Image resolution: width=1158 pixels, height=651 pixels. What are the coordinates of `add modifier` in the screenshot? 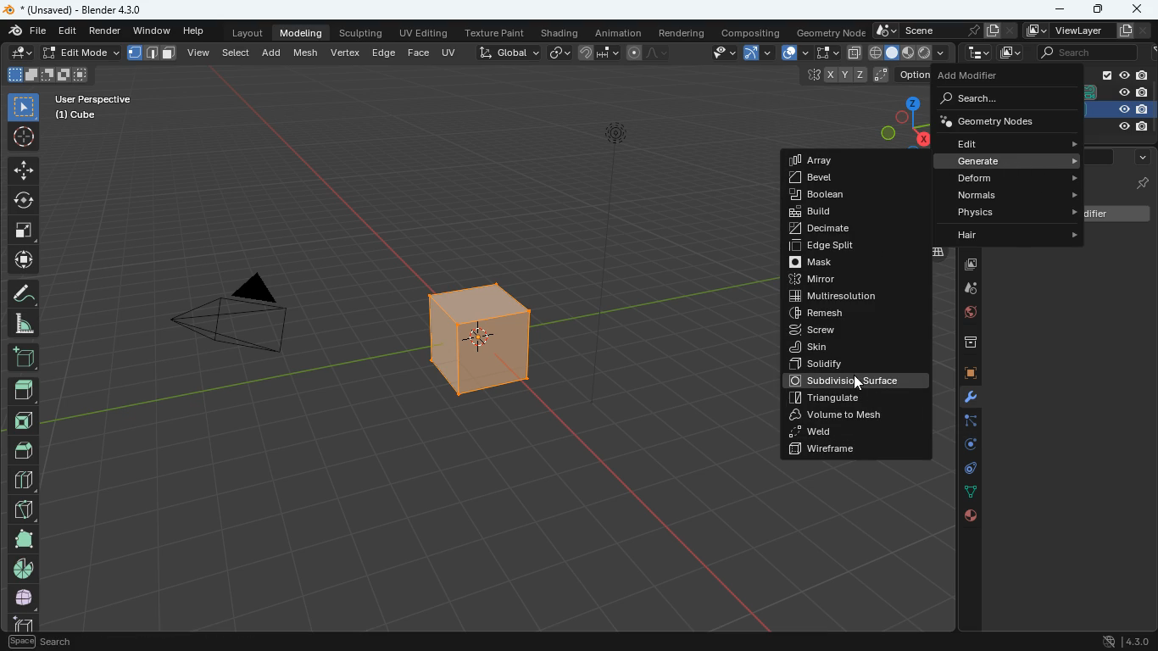 It's located at (989, 75).